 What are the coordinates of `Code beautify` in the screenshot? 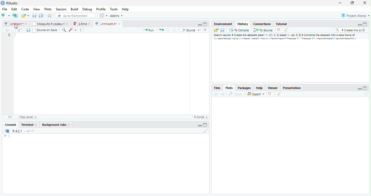 It's located at (73, 30).